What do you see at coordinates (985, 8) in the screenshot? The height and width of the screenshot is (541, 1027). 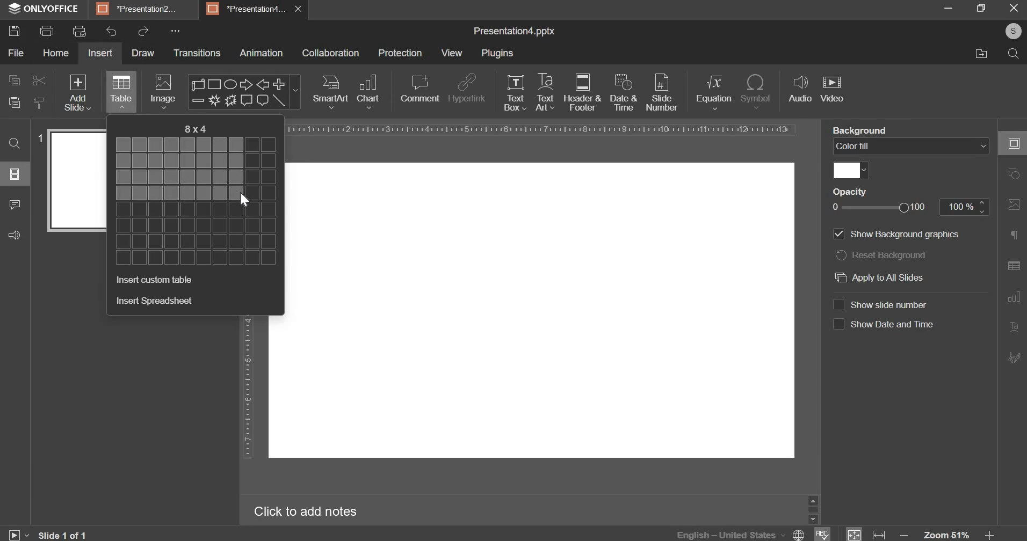 I see `restore down` at bounding box center [985, 8].